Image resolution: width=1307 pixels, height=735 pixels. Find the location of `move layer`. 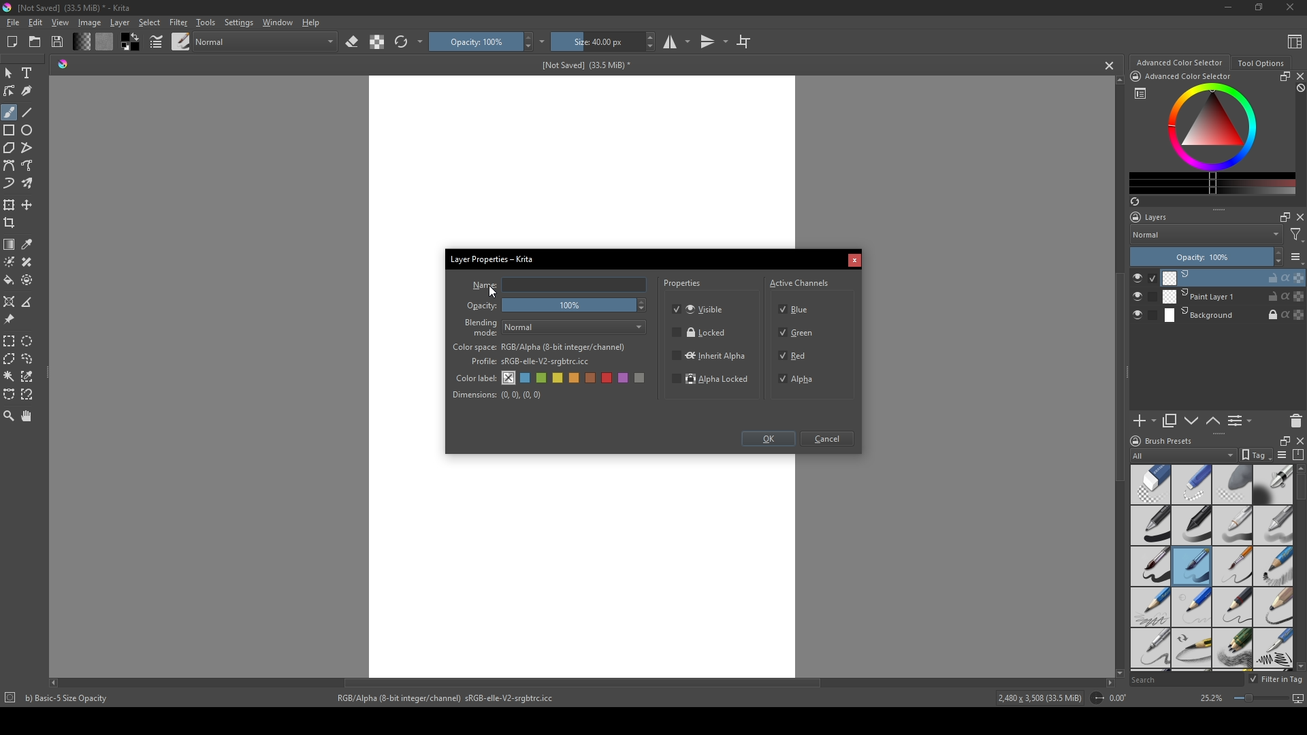

move layer is located at coordinates (27, 205).